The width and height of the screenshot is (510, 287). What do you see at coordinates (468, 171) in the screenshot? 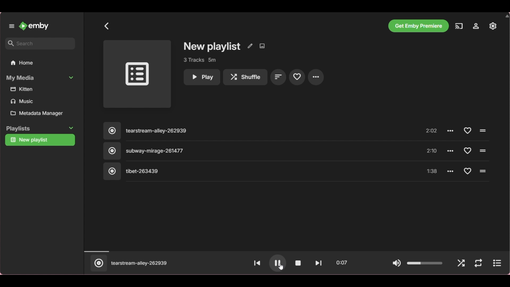
I see `Add respective song to favorites` at bounding box center [468, 171].